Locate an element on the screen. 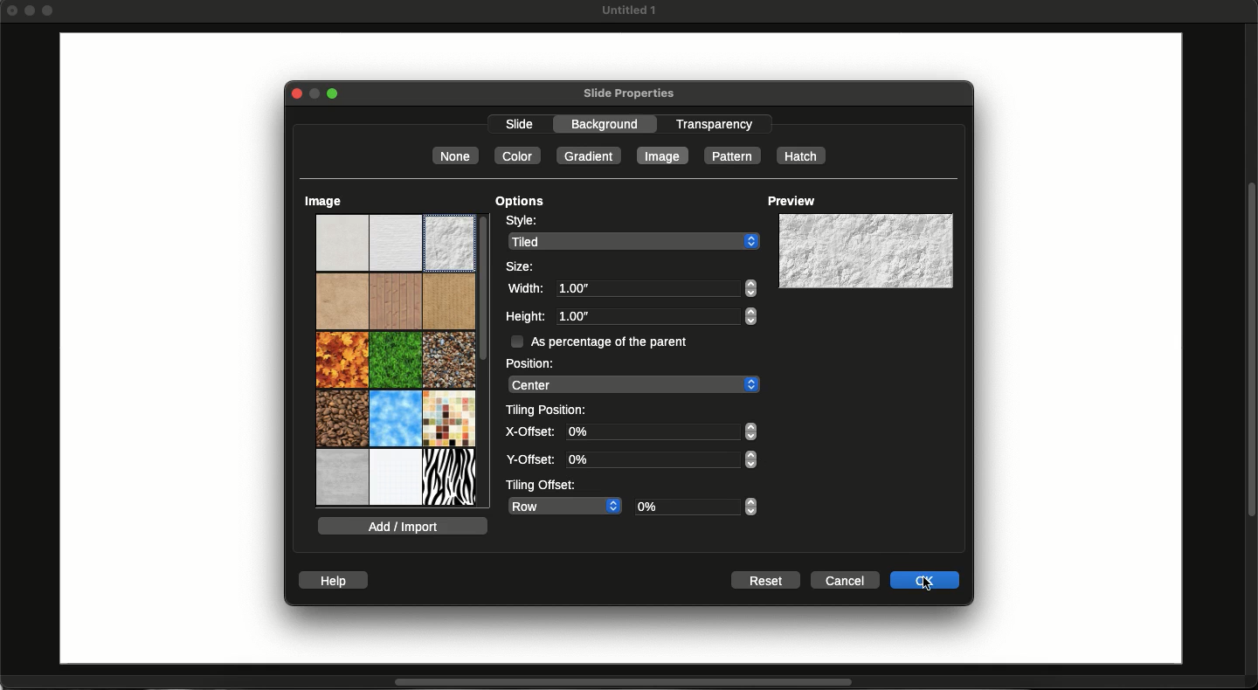 The height and width of the screenshot is (690, 1258). Row is located at coordinates (563, 506).